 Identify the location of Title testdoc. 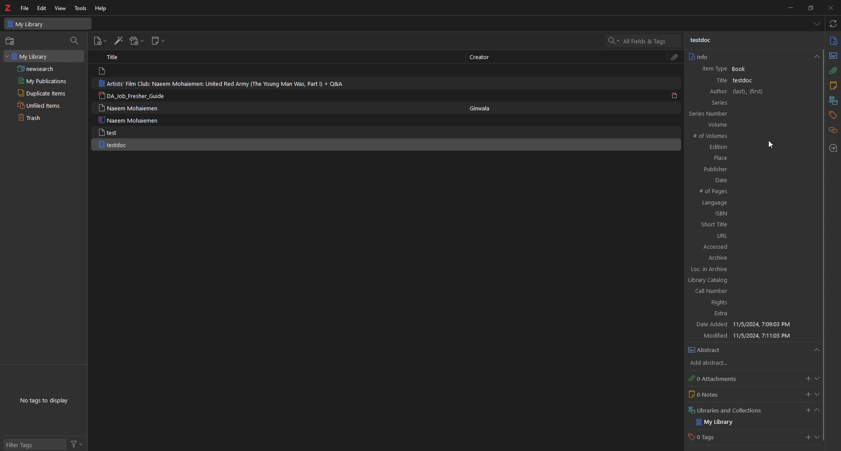
(713, 81).